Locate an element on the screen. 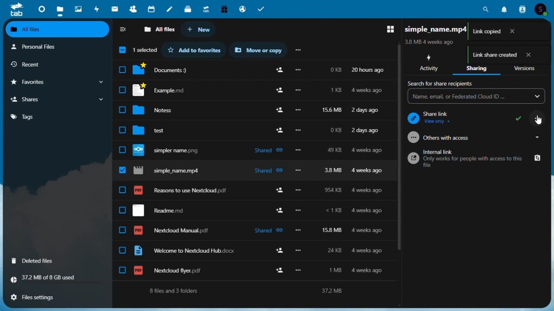  Share is located at coordinates (58, 100).